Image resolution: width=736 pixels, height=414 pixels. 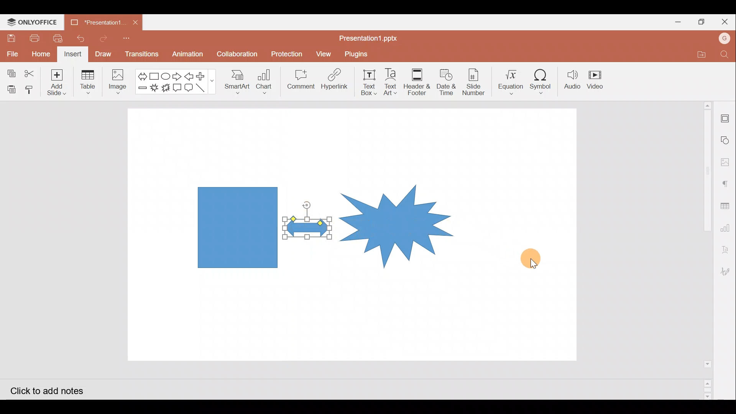 I want to click on Chart settings, so click(x=728, y=227).